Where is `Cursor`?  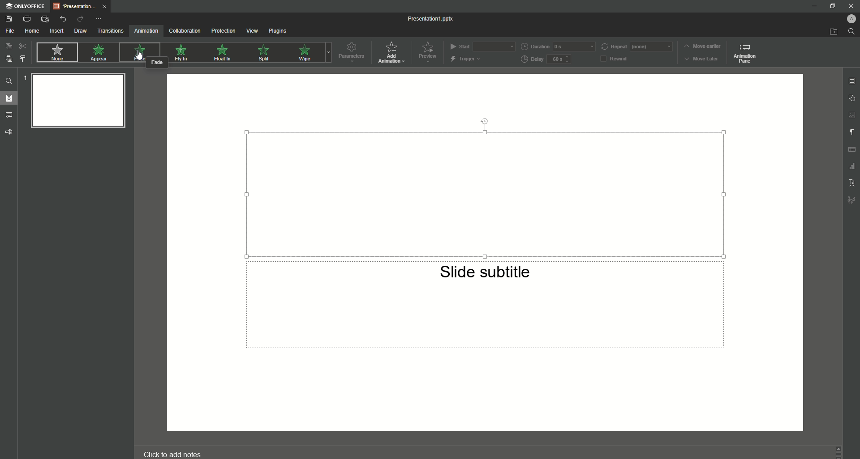 Cursor is located at coordinates (136, 56).